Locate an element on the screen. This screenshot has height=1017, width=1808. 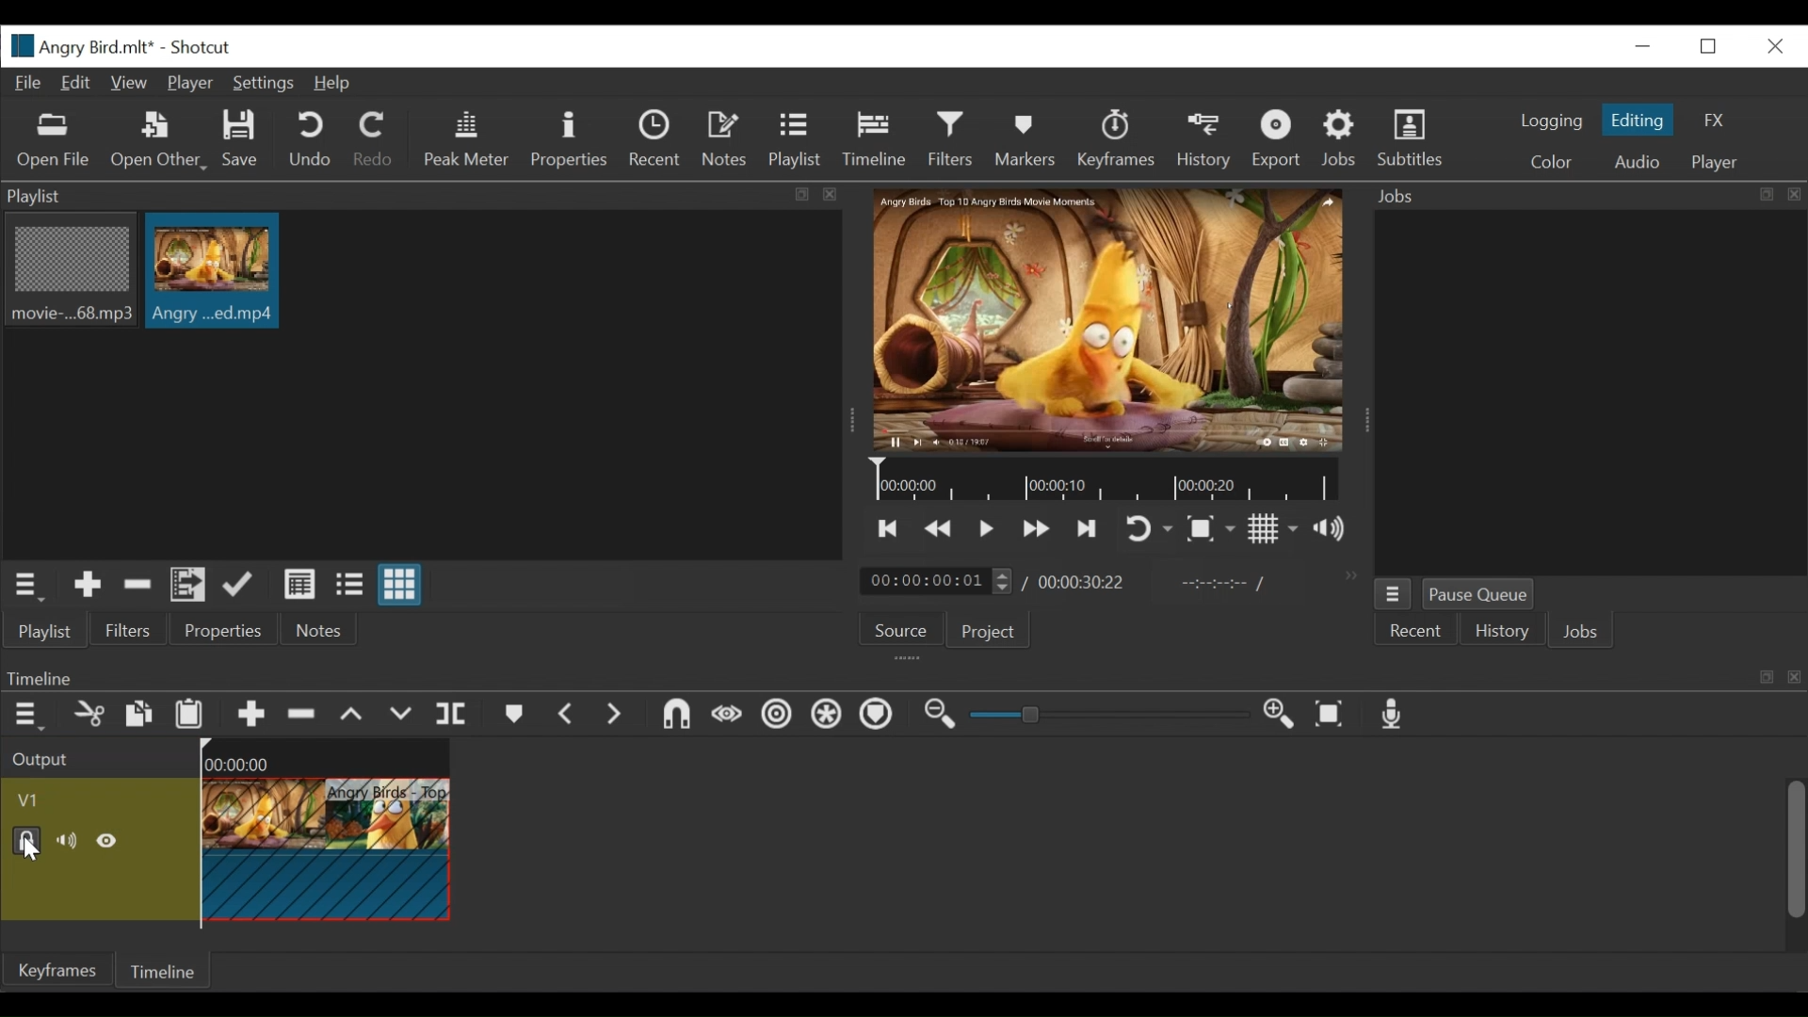
Editing is located at coordinates (1638, 120).